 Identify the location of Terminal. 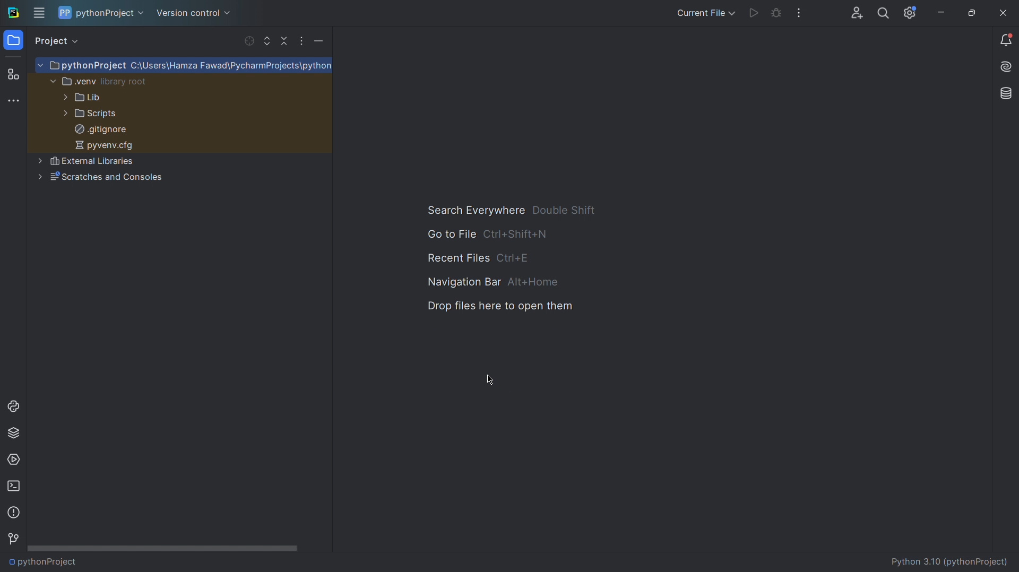
(15, 488).